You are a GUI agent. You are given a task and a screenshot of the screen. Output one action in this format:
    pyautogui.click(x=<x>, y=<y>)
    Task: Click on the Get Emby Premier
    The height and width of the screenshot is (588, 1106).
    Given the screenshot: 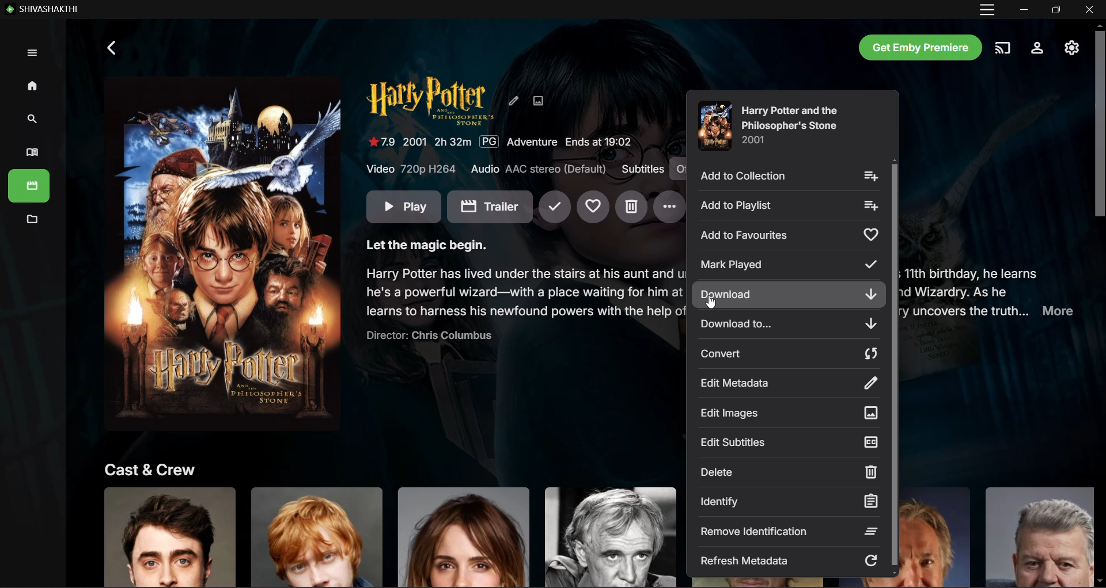 What is the action you would take?
    pyautogui.click(x=921, y=47)
    